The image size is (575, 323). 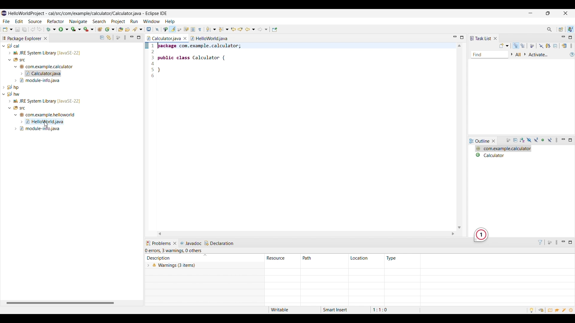 What do you see at coordinates (60, 303) in the screenshot?
I see `Horizontal slide bar` at bounding box center [60, 303].